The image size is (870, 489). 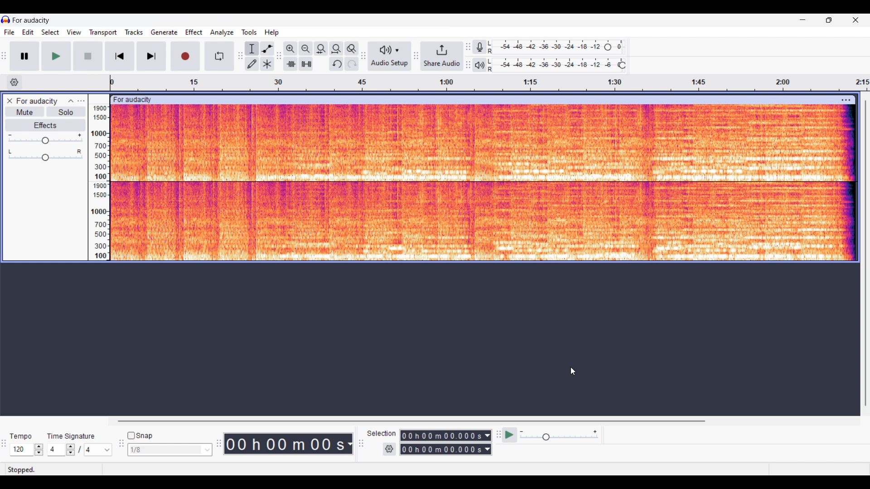 I want to click on Solo, so click(x=66, y=112).